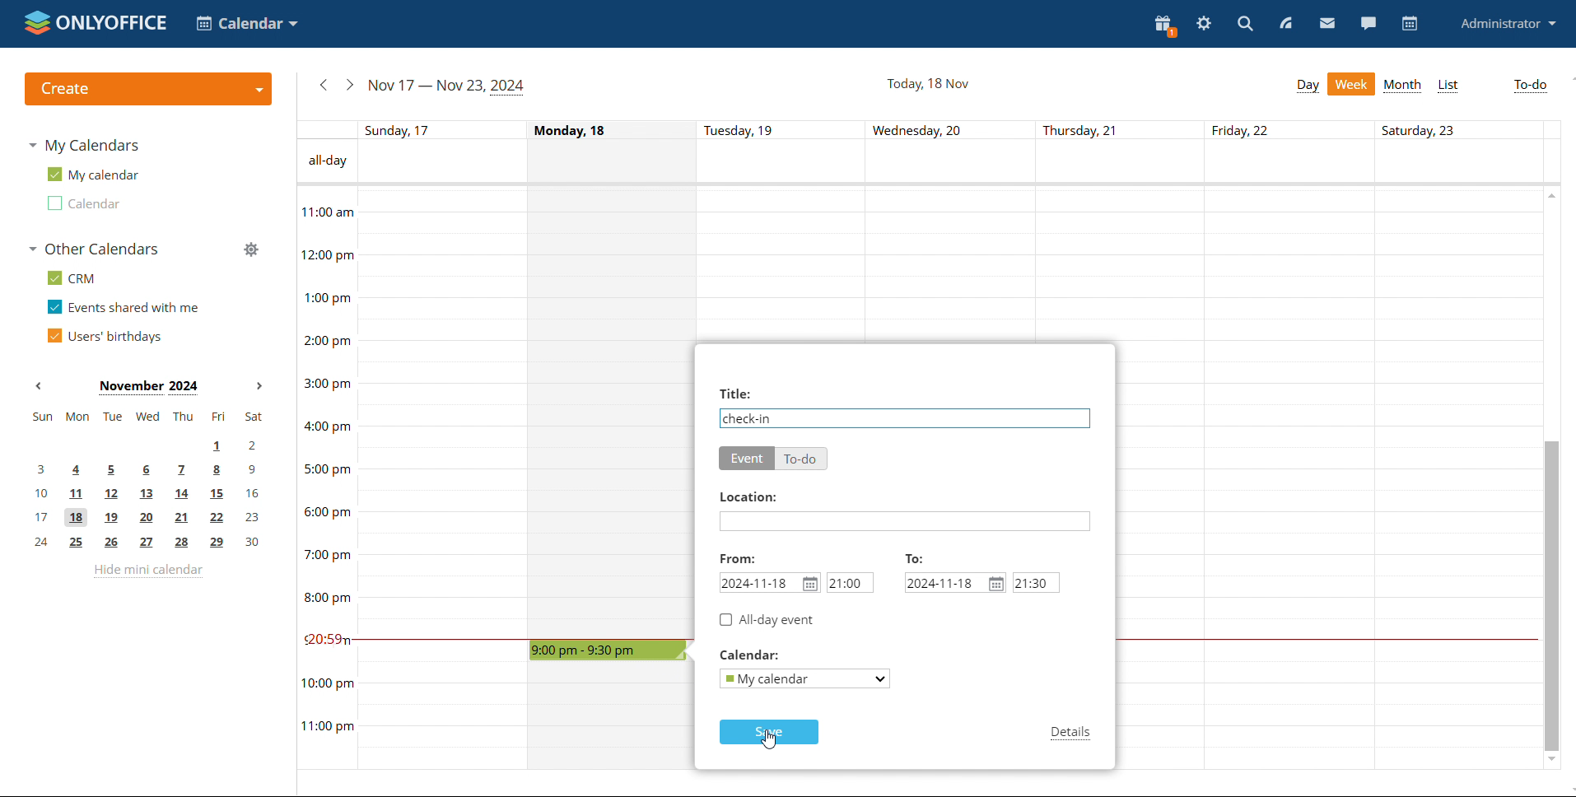 This screenshot has height=797, width=1576. What do you see at coordinates (449, 86) in the screenshot?
I see `current week` at bounding box center [449, 86].